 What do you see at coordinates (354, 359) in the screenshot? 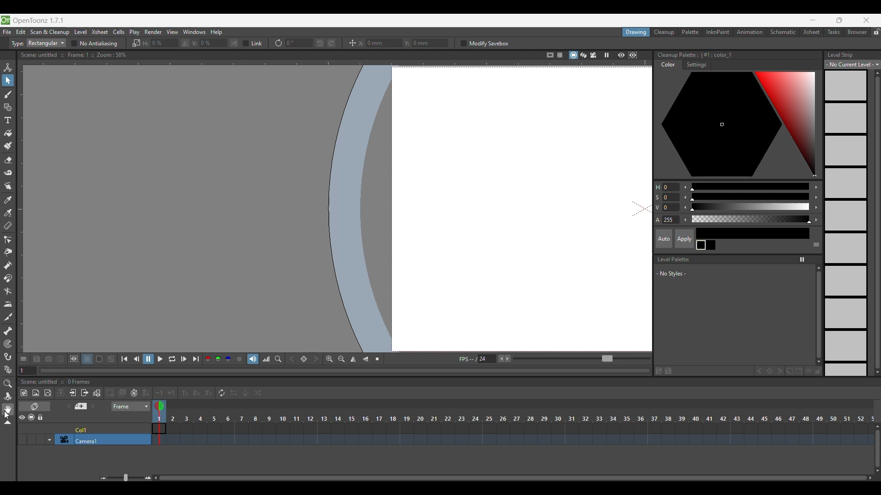
I see `Flip horizontally` at bounding box center [354, 359].